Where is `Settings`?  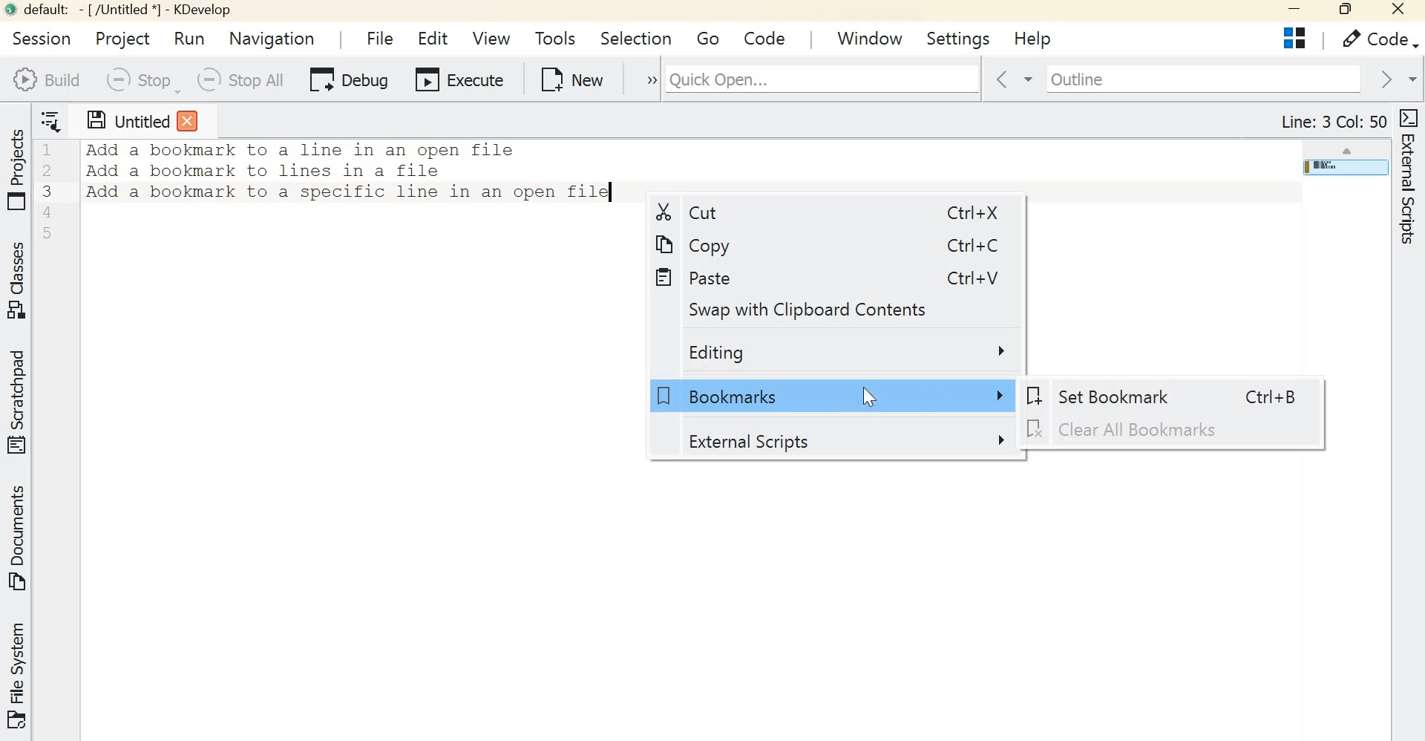 Settings is located at coordinates (958, 37).